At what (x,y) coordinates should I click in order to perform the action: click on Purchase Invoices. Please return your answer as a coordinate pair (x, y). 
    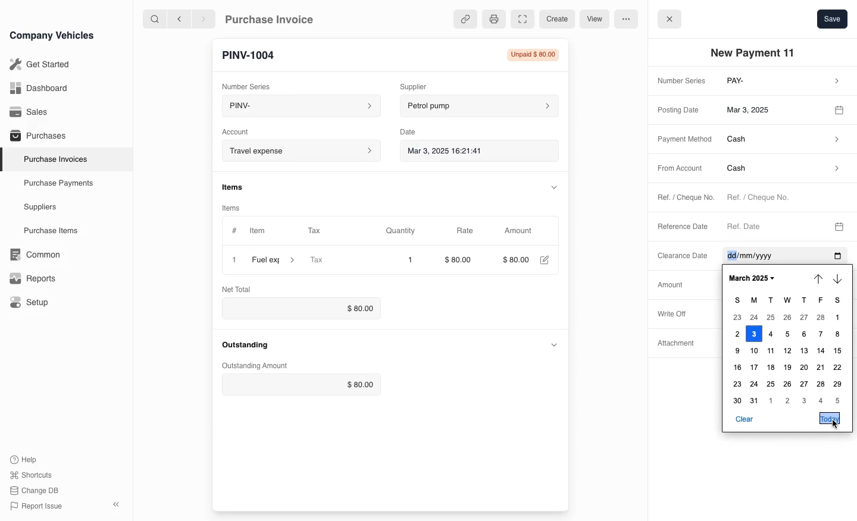
    Looking at the image, I should click on (53, 159).